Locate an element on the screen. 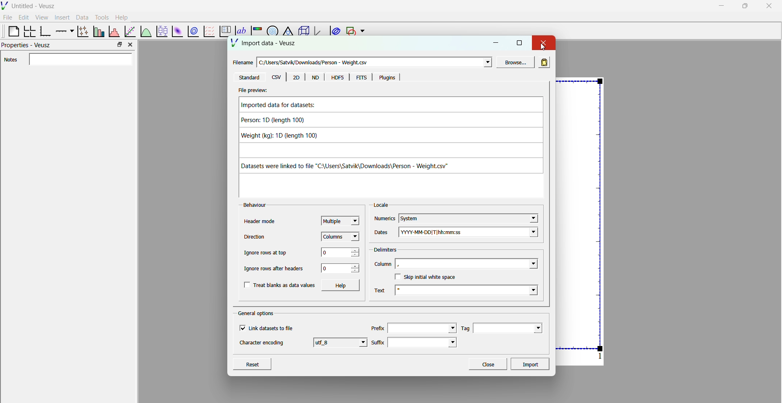 Image resolution: width=782 pixels, height=403 pixels. cursor is located at coordinates (550, 48).